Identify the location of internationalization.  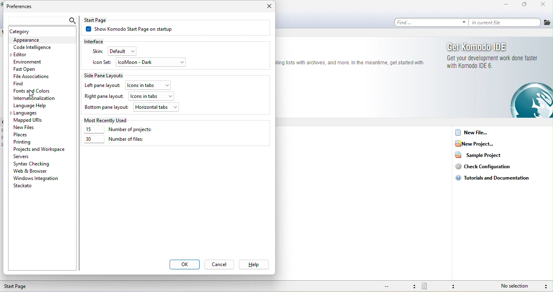
(41, 98).